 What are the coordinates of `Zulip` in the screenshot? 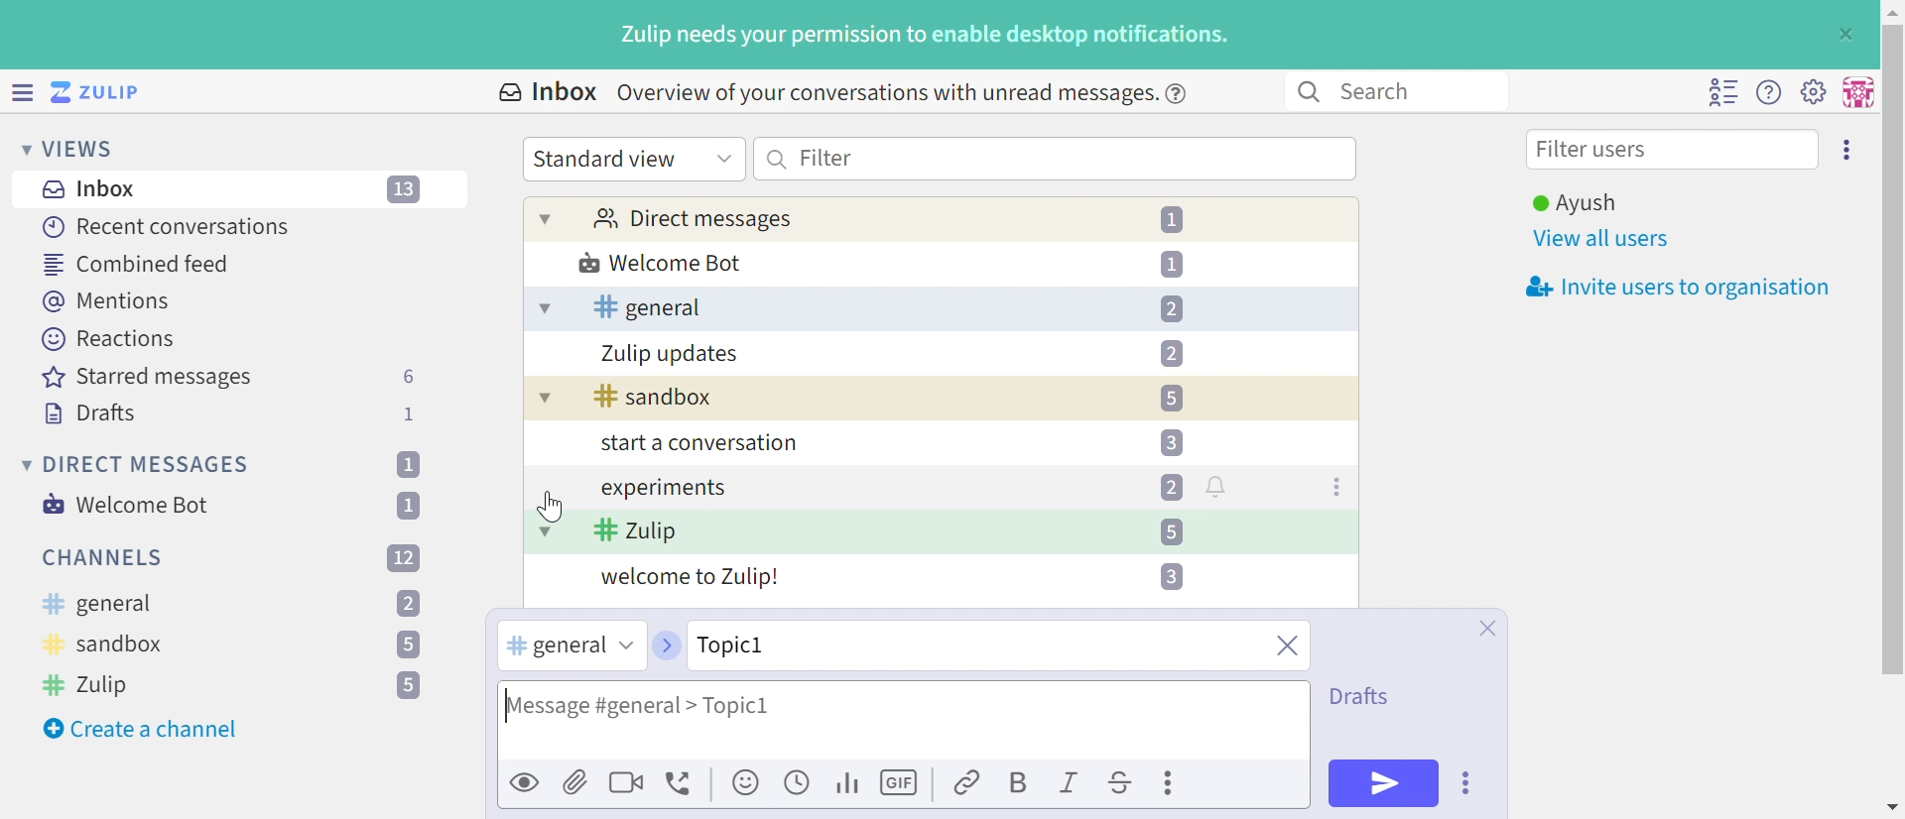 It's located at (636, 532).